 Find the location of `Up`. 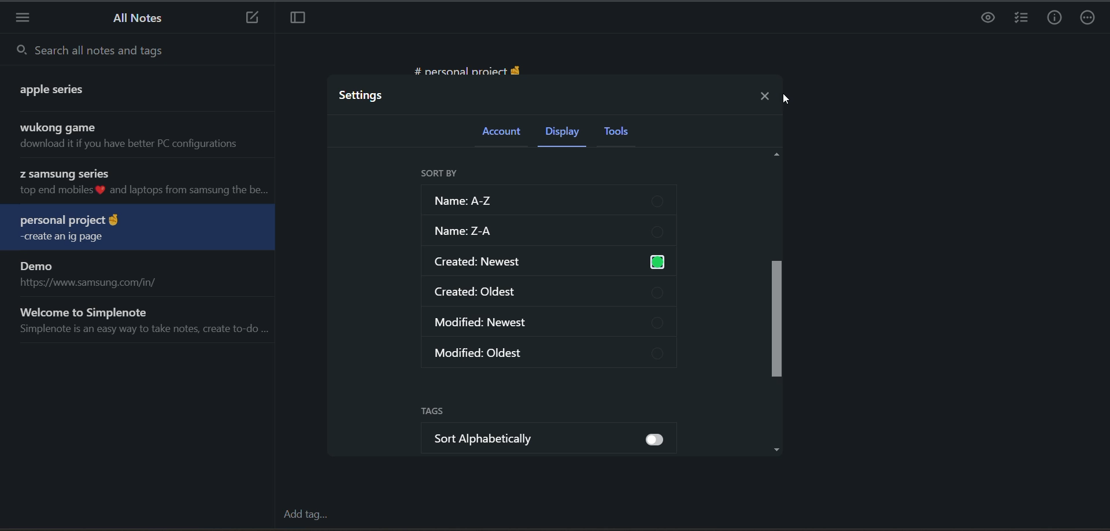

Up is located at coordinates (780, 155).